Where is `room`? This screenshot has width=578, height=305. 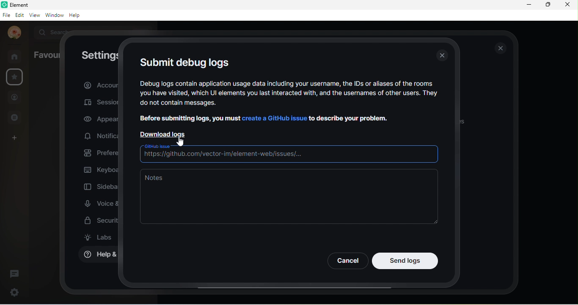
room is located at coordinates (15, 55).